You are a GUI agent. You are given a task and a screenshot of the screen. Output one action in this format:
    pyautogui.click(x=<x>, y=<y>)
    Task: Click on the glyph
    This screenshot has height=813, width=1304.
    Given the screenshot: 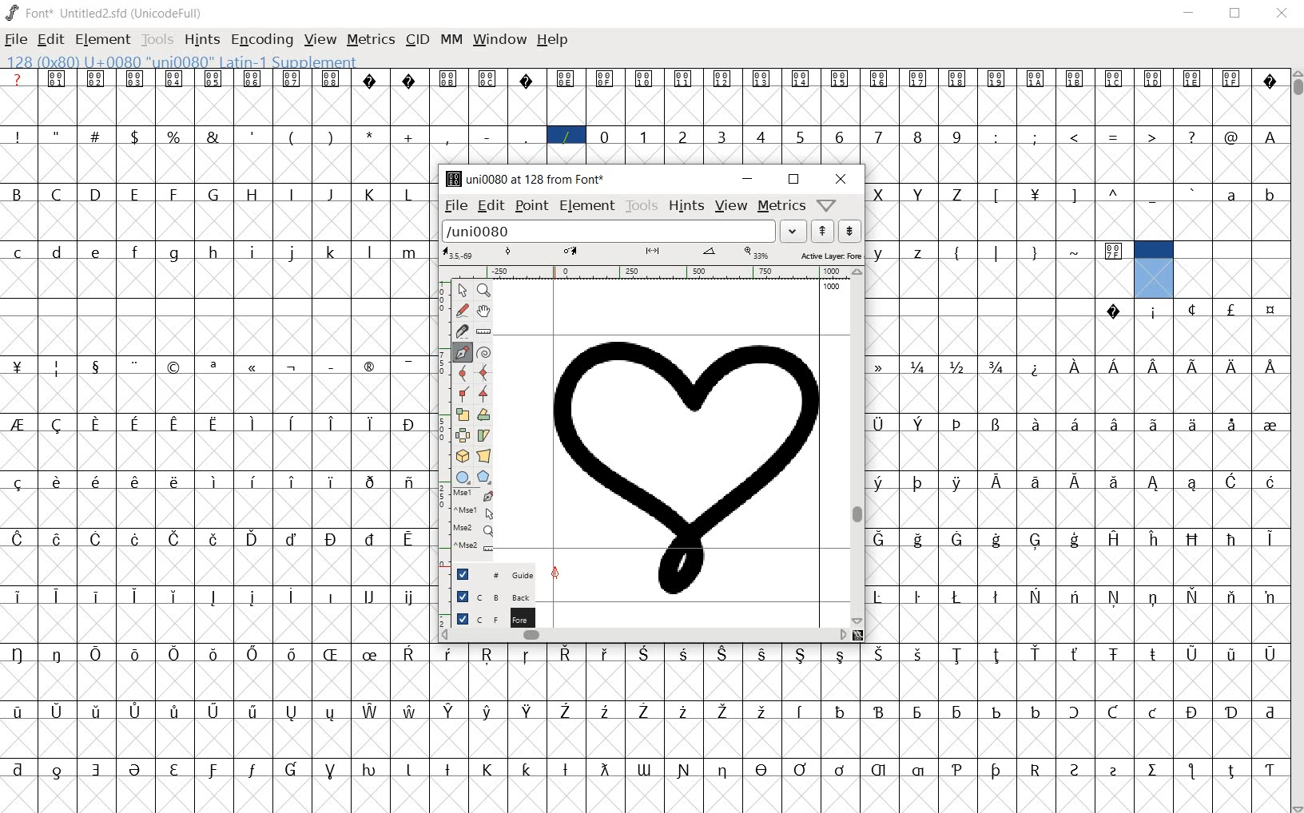 What is the action you would take?
    pyautogui.click(x=330, y=195)
    